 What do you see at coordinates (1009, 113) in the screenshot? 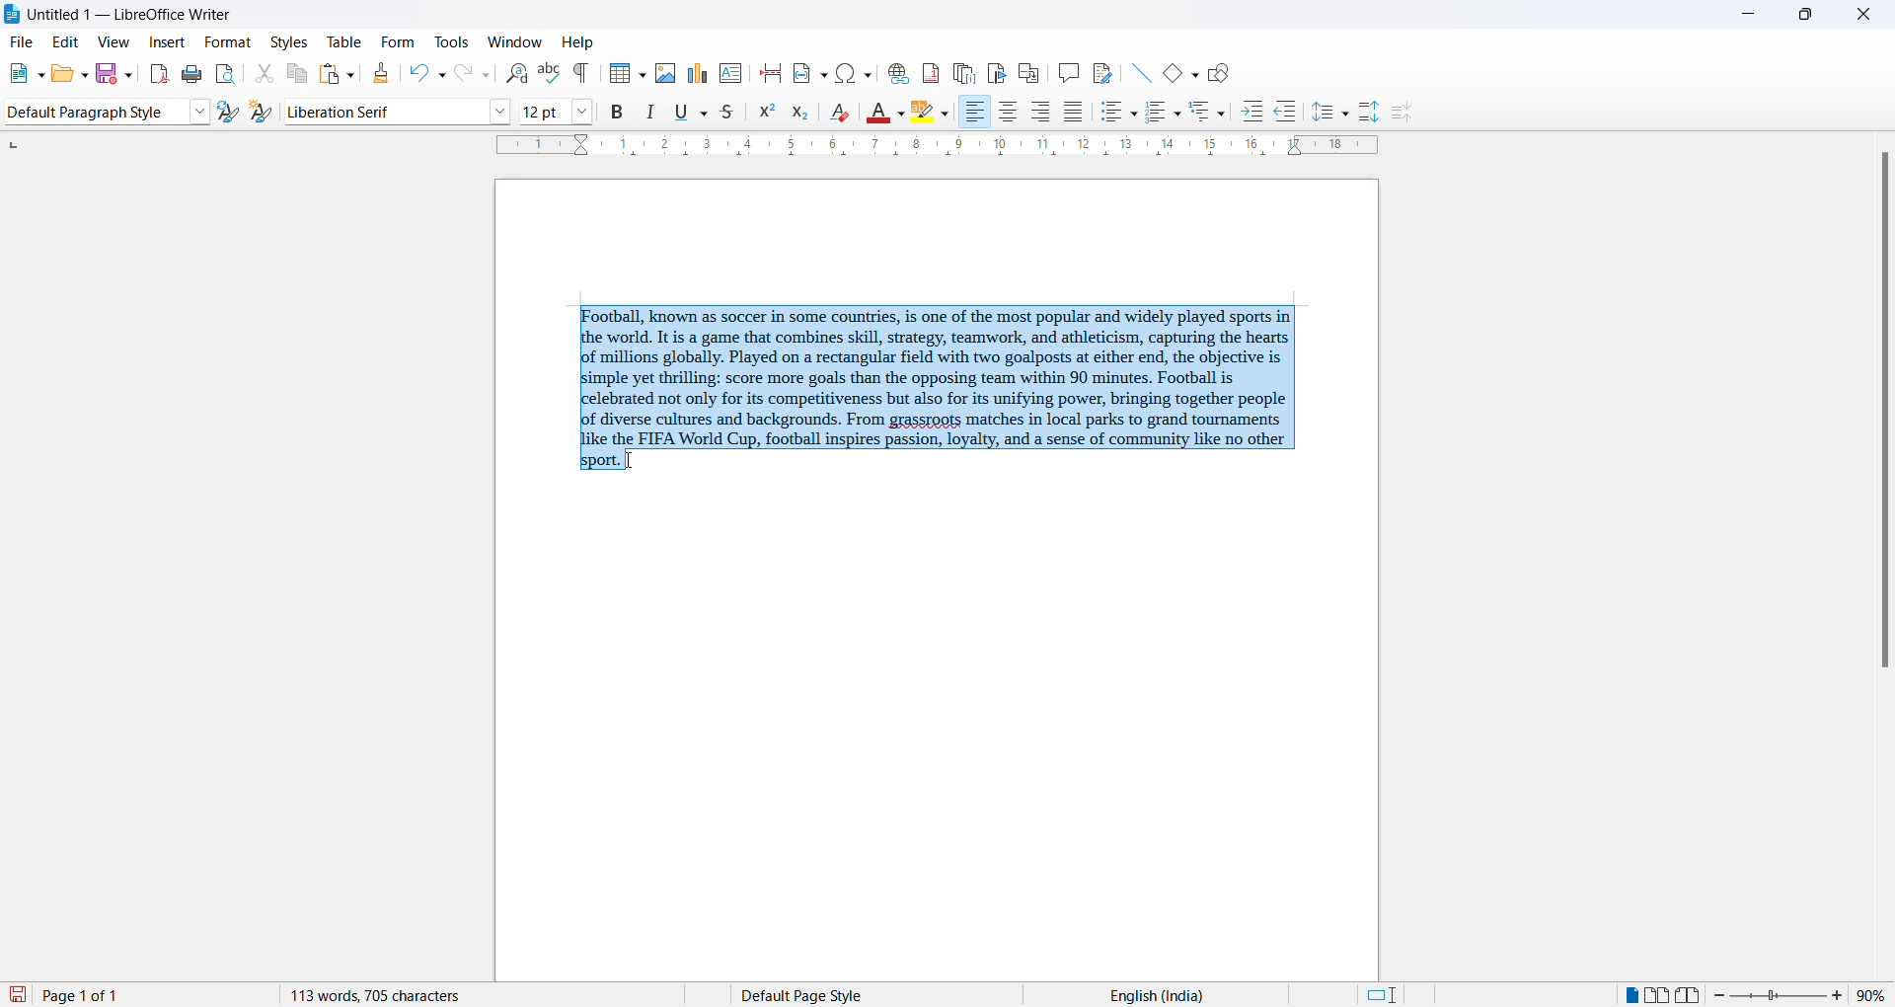
I see `text align center` at bounding box center [1009, 113].